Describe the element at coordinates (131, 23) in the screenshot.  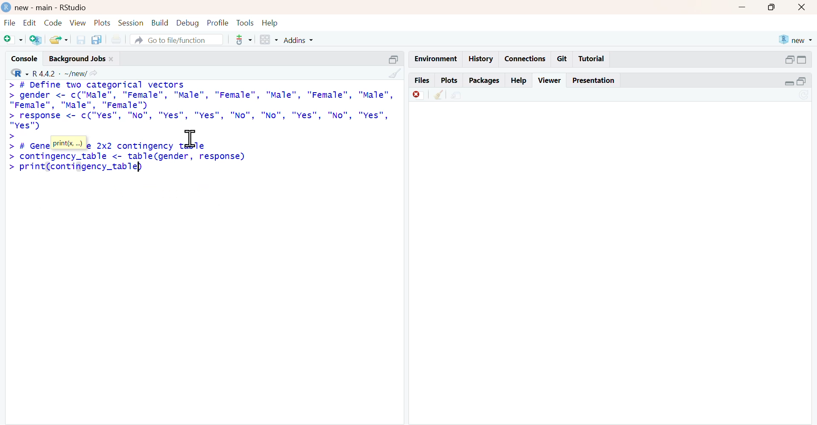
I see `session` at that location.